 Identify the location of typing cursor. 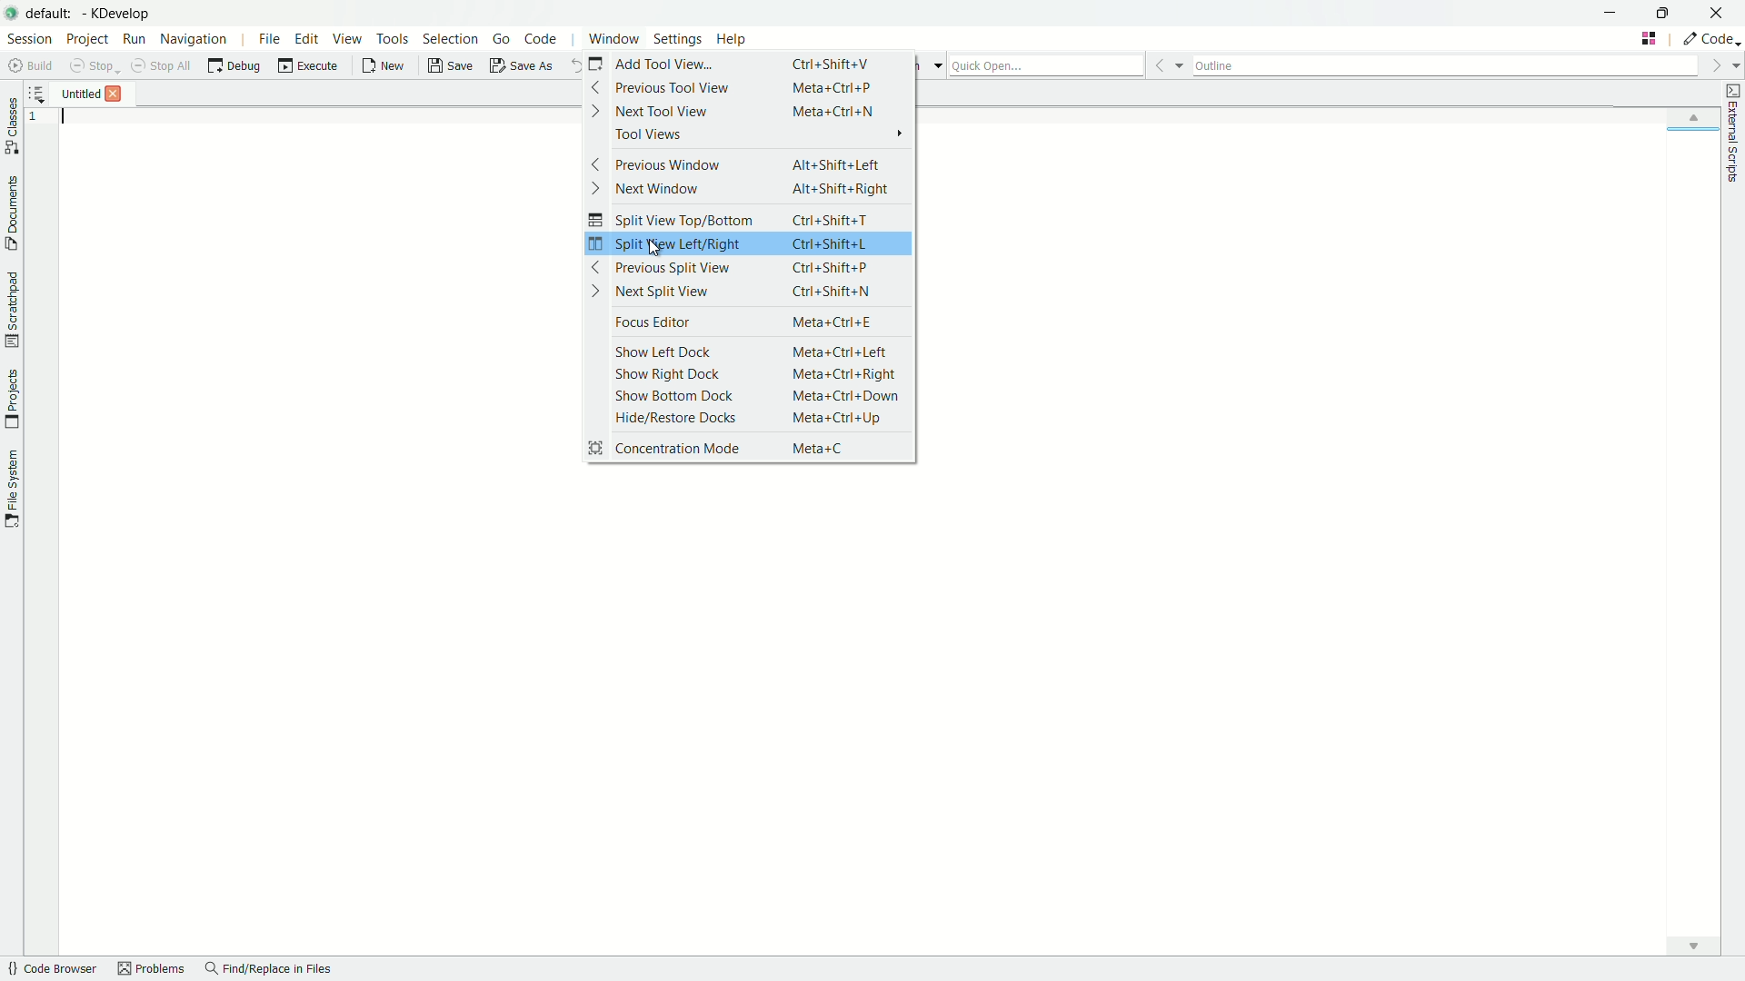
(71, 124).